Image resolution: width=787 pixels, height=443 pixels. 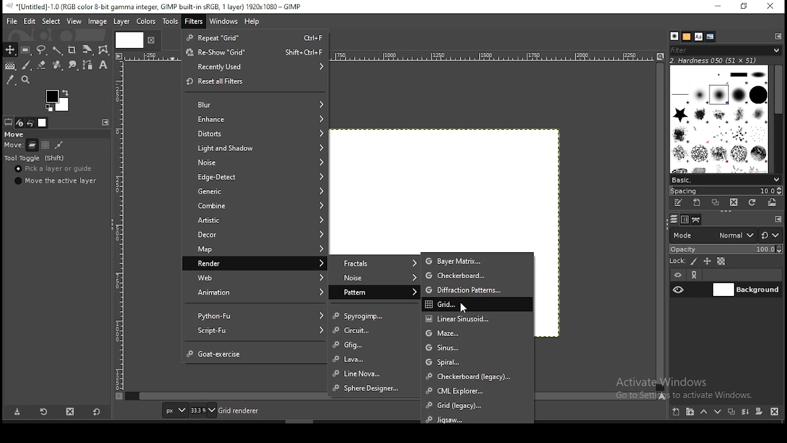 I want to click on recently used, so click(x=256, y=67).